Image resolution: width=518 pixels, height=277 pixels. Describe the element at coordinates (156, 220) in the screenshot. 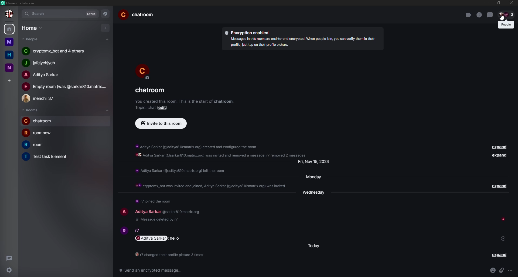

I see `deleted` at that location.